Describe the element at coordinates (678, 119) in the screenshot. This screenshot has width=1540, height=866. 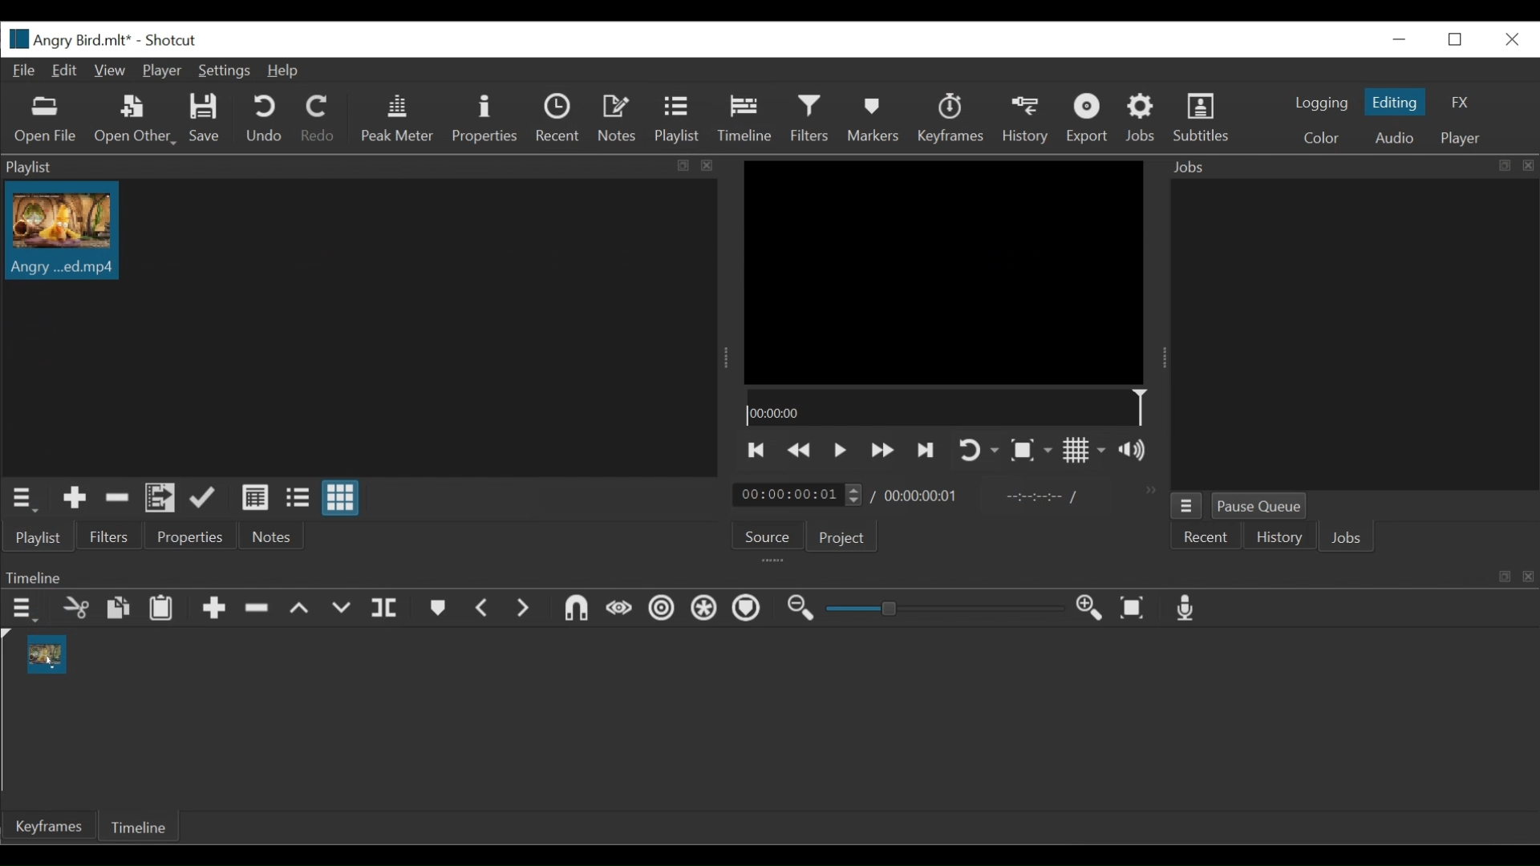
I see `Playlist` at that location.